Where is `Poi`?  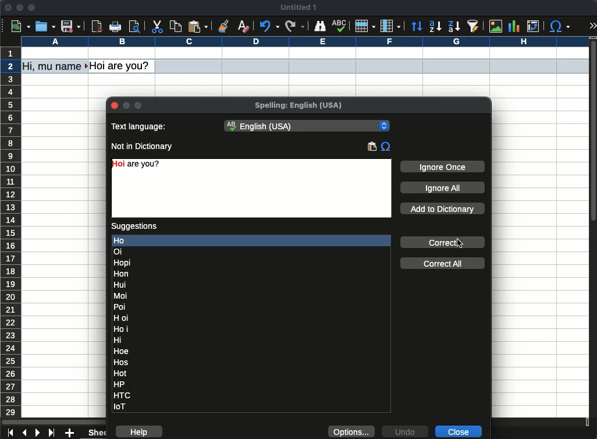
Poi is located at coordinates (120, 307).